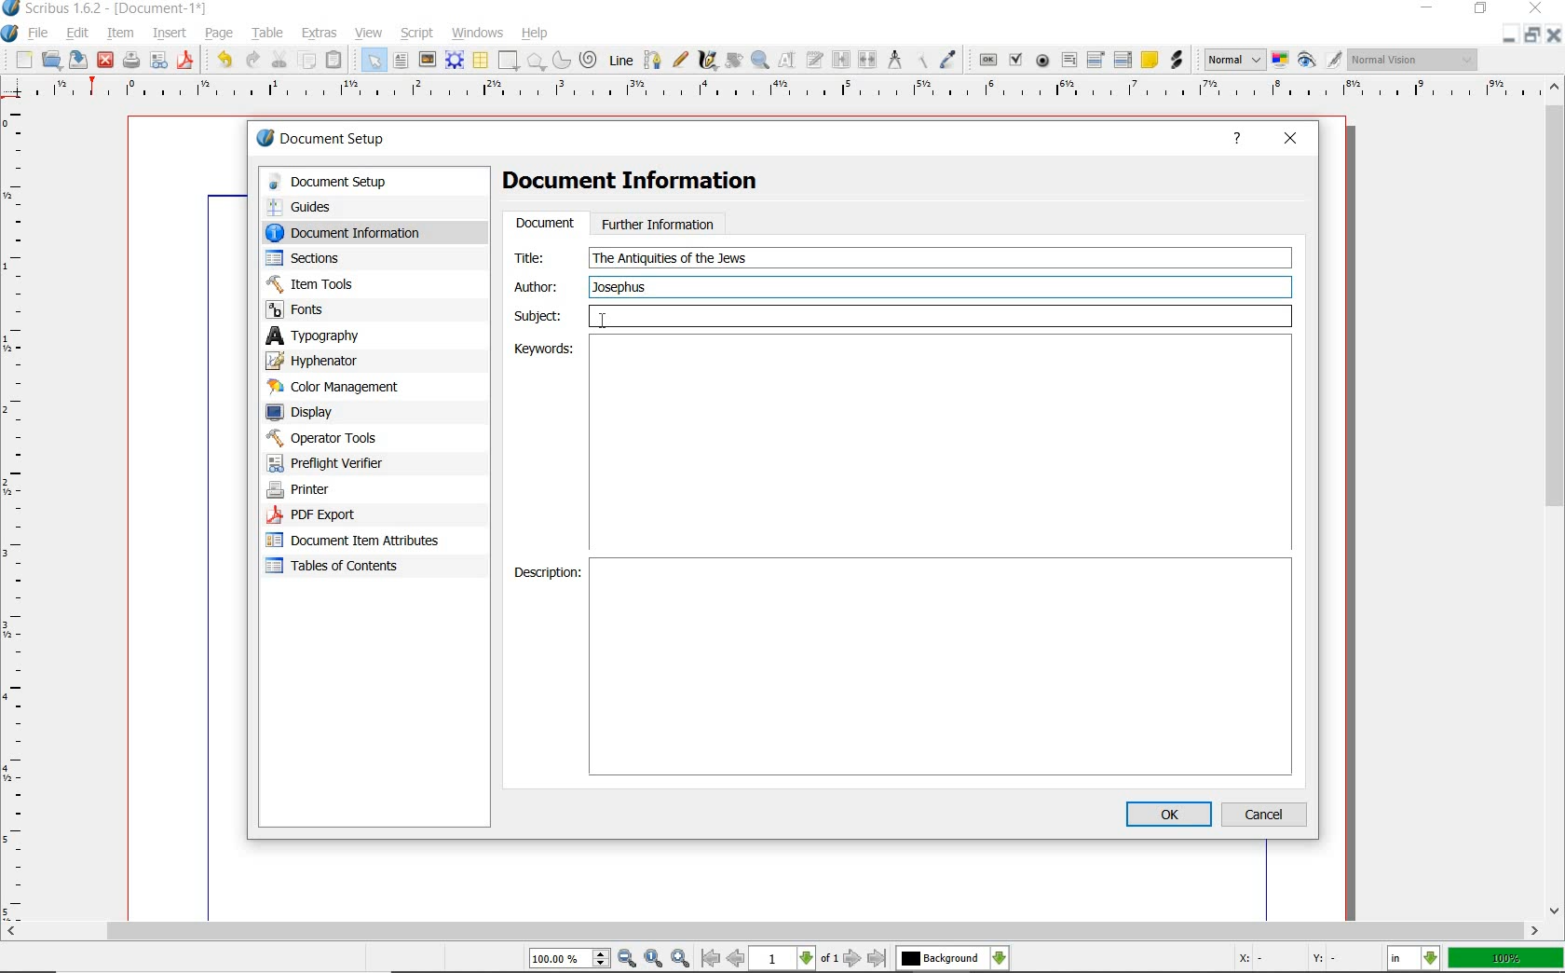 The height and width of the screenshot is (973, 1565). I want to click on PDF Export, so click(345, 514).